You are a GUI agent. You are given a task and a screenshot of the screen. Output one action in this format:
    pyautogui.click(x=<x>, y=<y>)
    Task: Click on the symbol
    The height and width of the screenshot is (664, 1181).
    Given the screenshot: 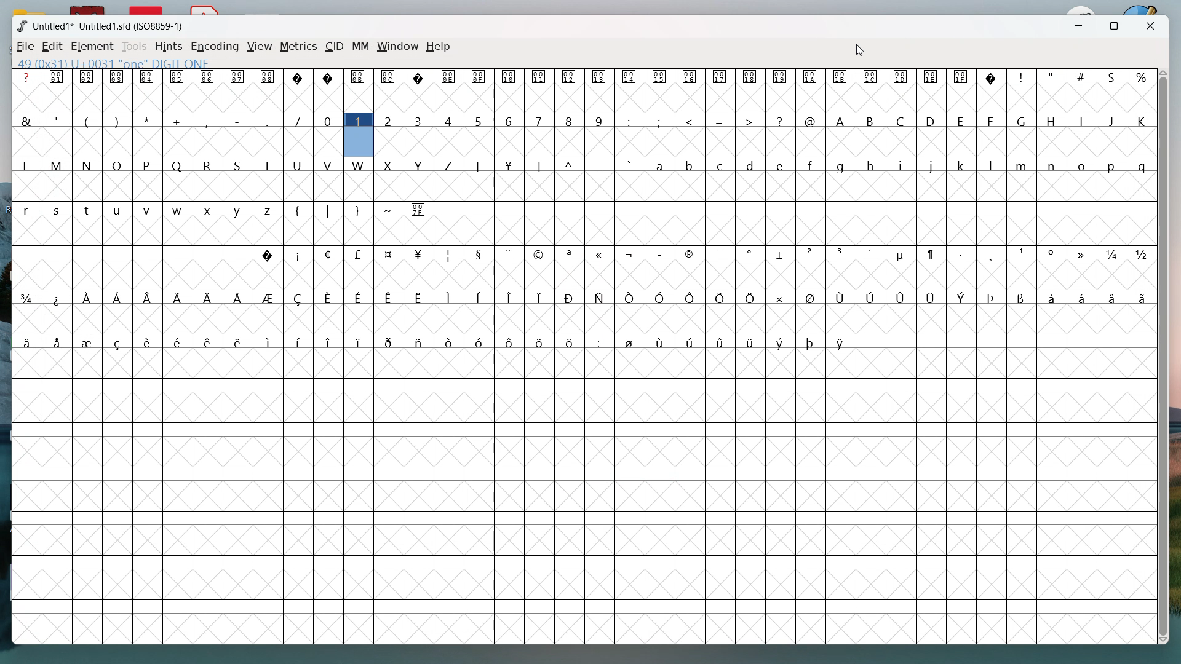 What is the action you would take?
    pyautogui.click(x=481, y=343)
    